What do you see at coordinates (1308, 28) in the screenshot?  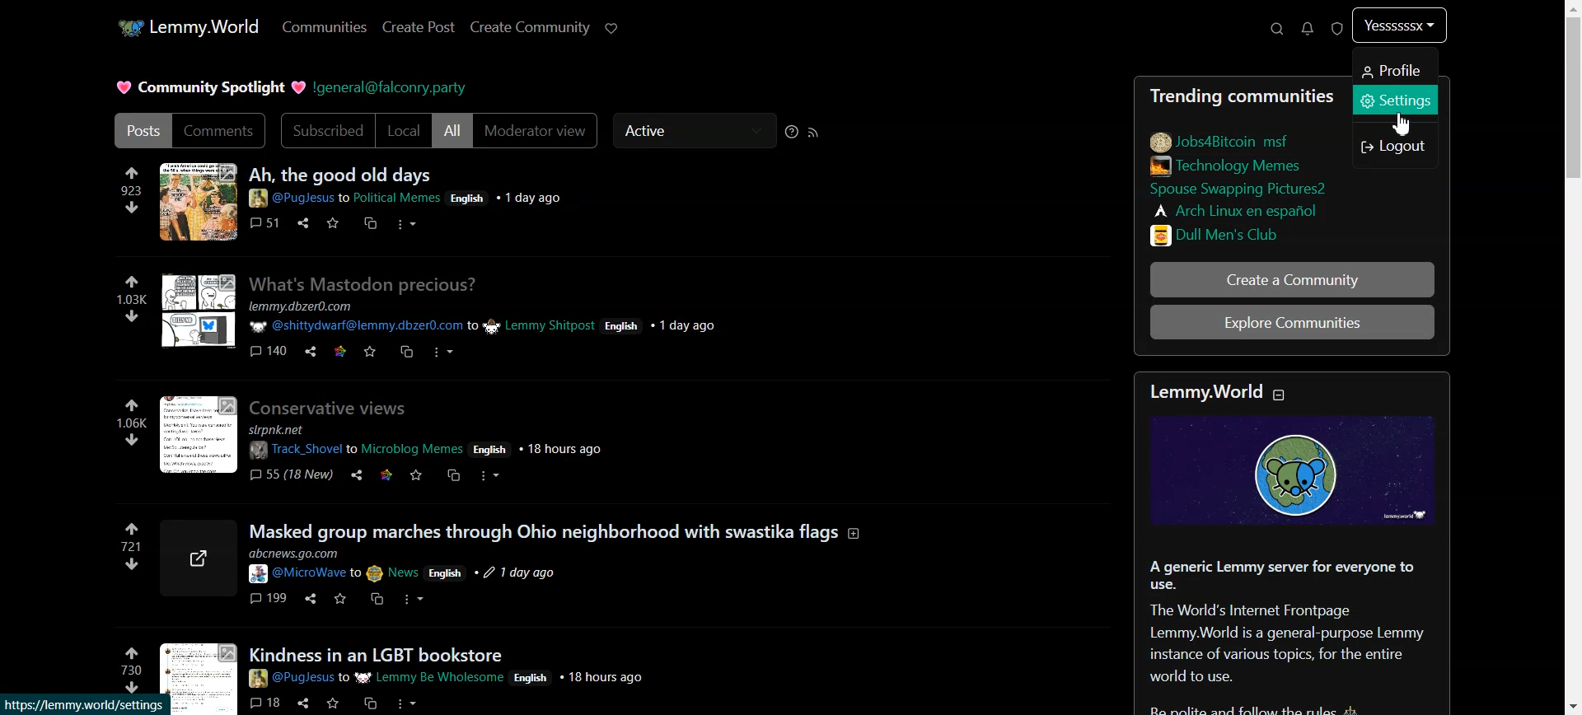 I see `Unread message` at bounding box center [1308, 28].